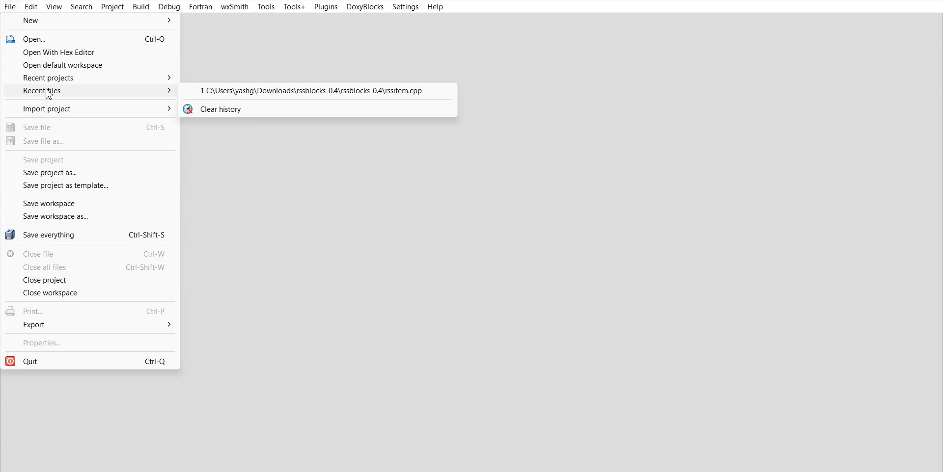  Describe the element at coordinates (89, 234) in the screenshot. I see `Save Everything` at that location.